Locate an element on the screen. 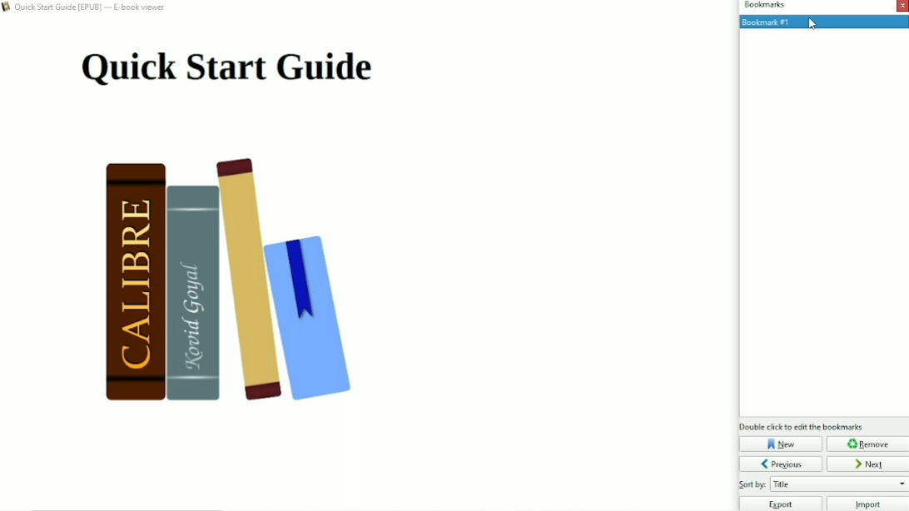  Bookmarks is located at coordinates (767, 6).